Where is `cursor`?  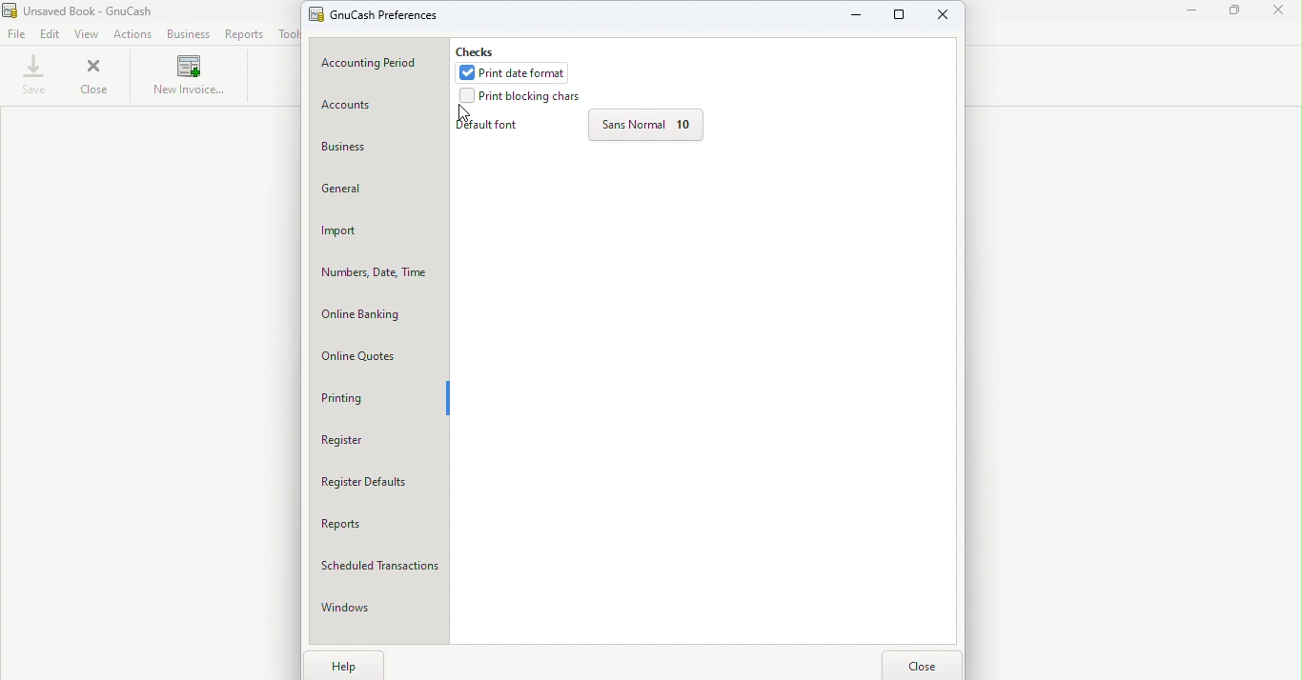 cursor is located at coordinates (466, 115).